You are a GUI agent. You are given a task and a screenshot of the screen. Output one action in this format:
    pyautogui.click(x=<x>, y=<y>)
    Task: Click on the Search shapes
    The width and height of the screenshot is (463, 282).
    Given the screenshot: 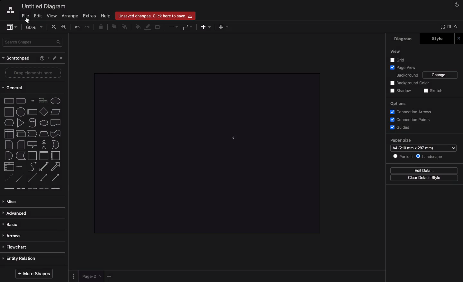 What is the action you would take?
    pyautogui.click(x=32, y=42)
    